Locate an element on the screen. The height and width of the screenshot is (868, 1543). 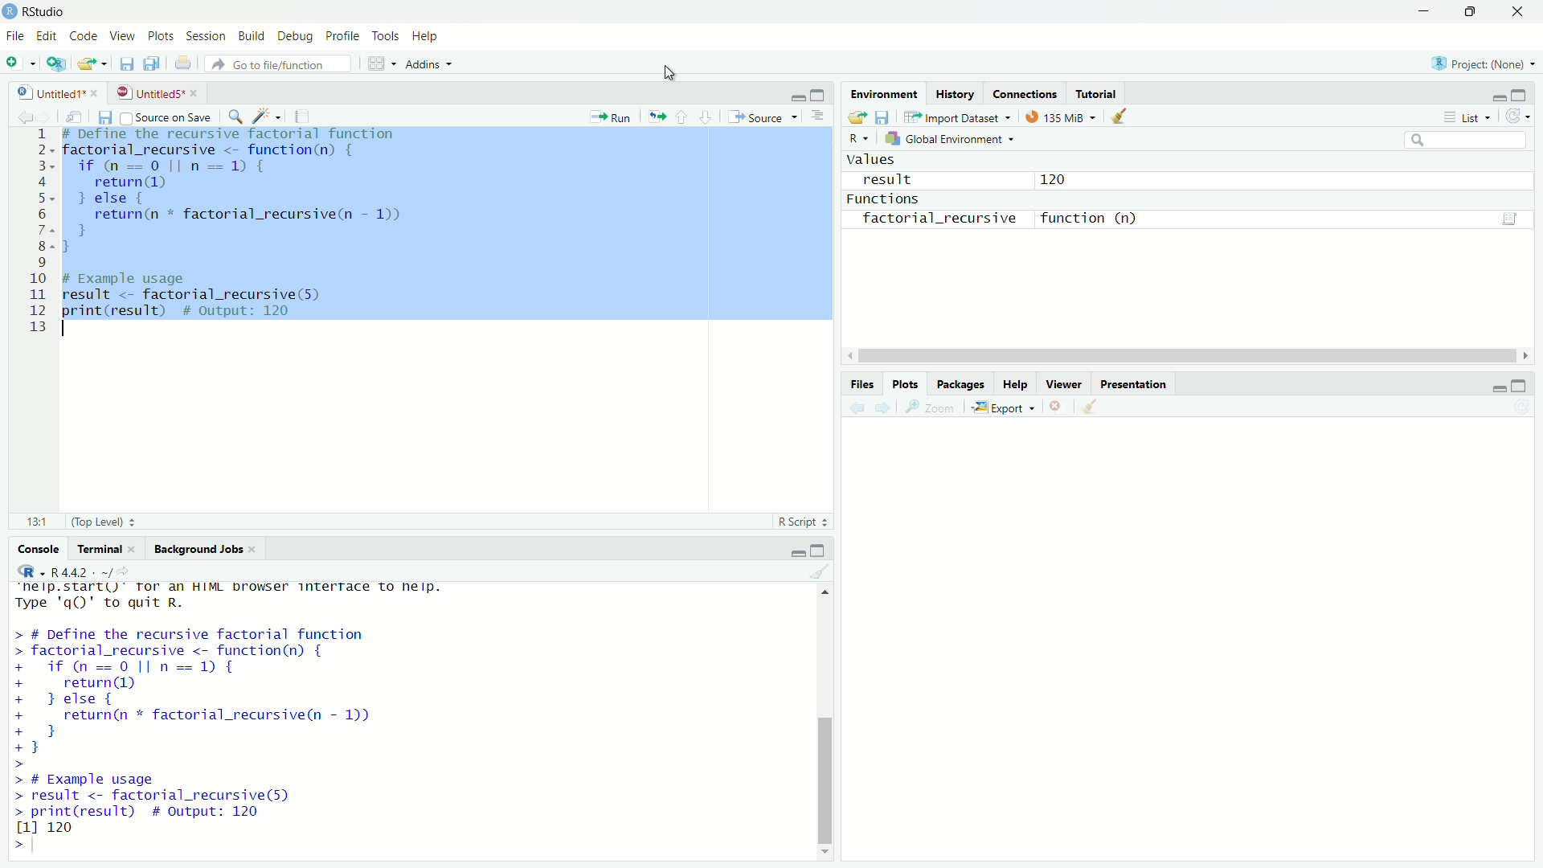
Scrollbar is located at coordinates (1182, 351).